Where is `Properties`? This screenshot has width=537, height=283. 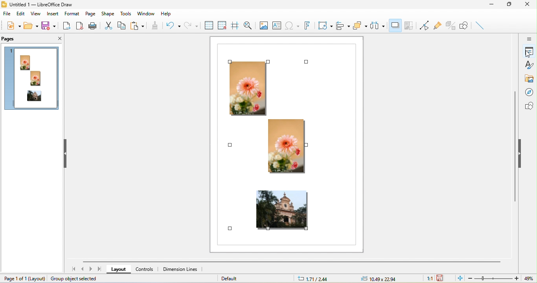 Properties is located at coordinates (530, 52).